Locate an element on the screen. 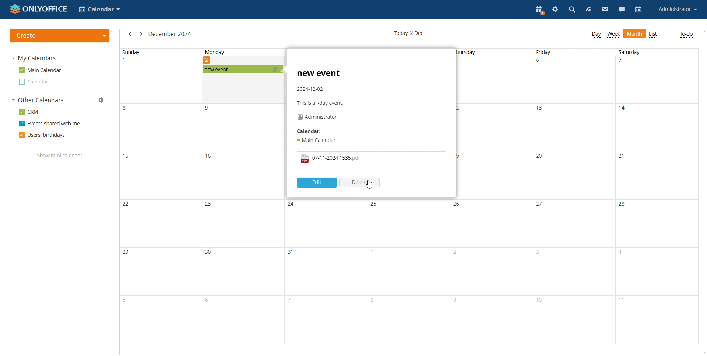 Image resolution: width=707 pixels, height=356 pixels. next month is located at coordinates (141, 35).